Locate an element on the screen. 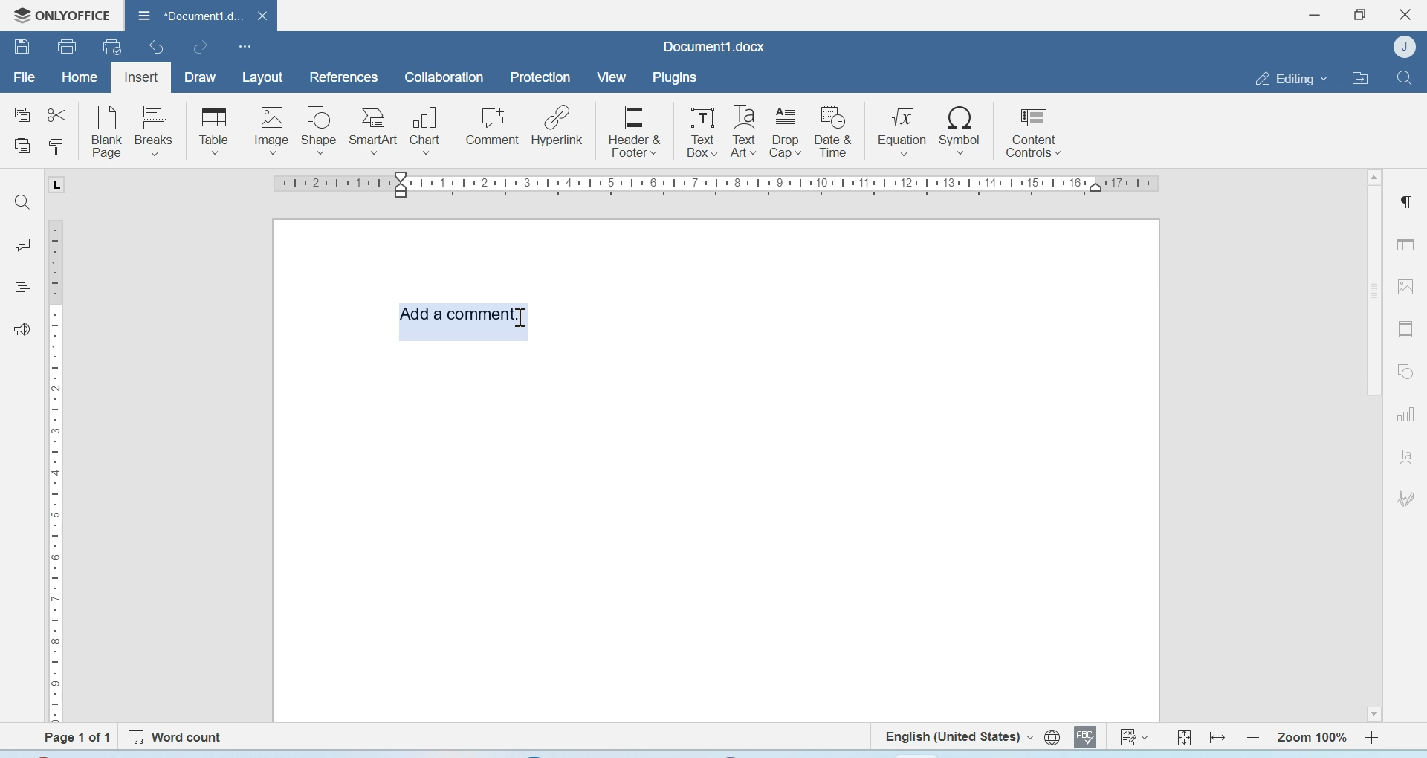  Undo is located at coordinates (158, 47).